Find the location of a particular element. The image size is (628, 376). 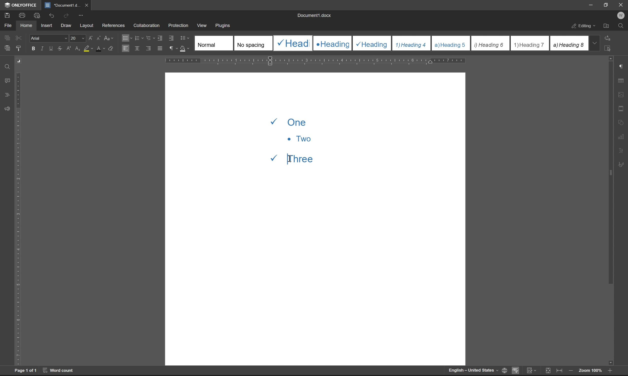

Heading 5 is located at coordinates (451, 43).